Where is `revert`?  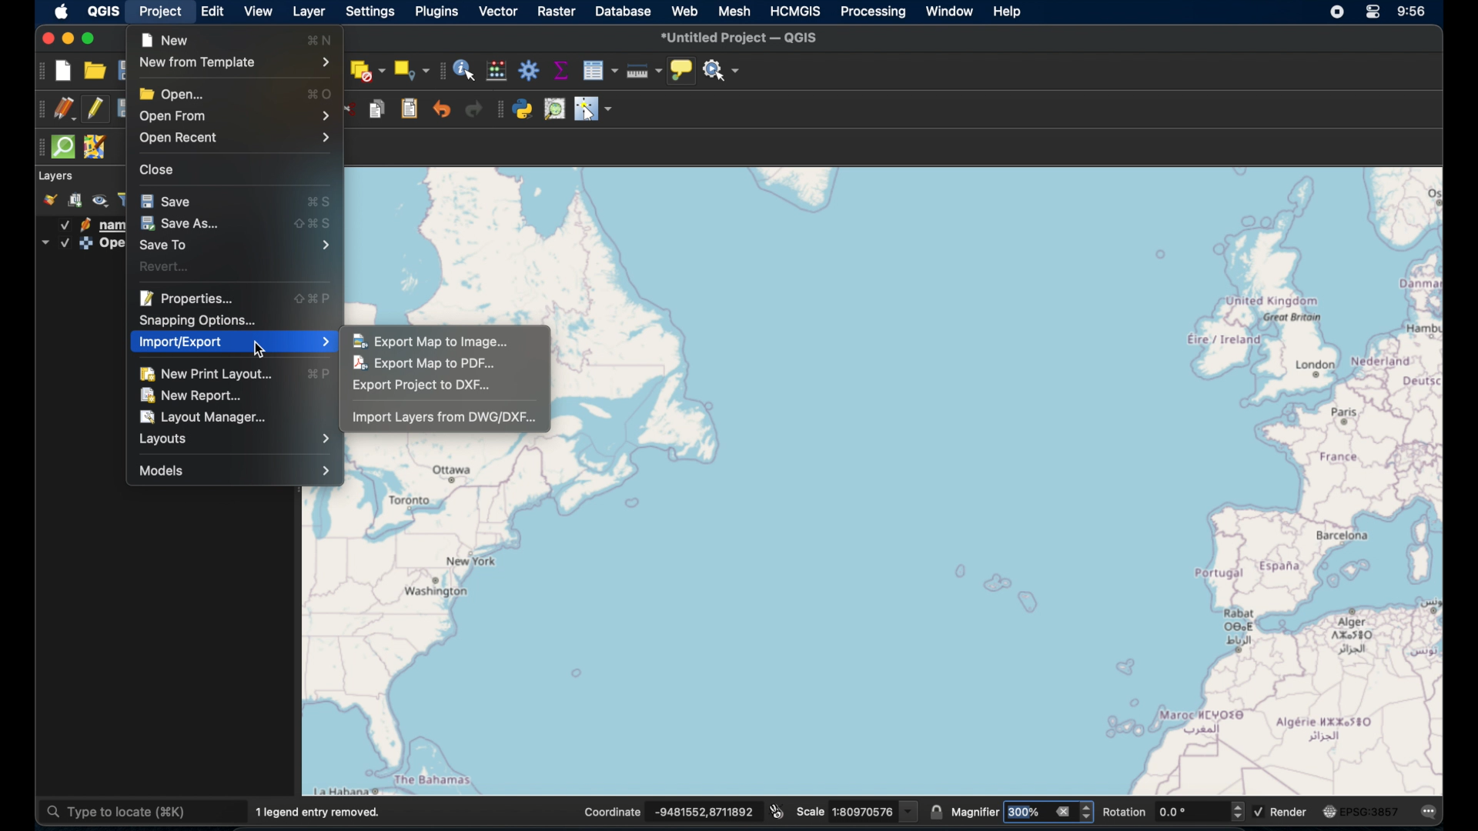 revert is located at coordinates (166, 266).